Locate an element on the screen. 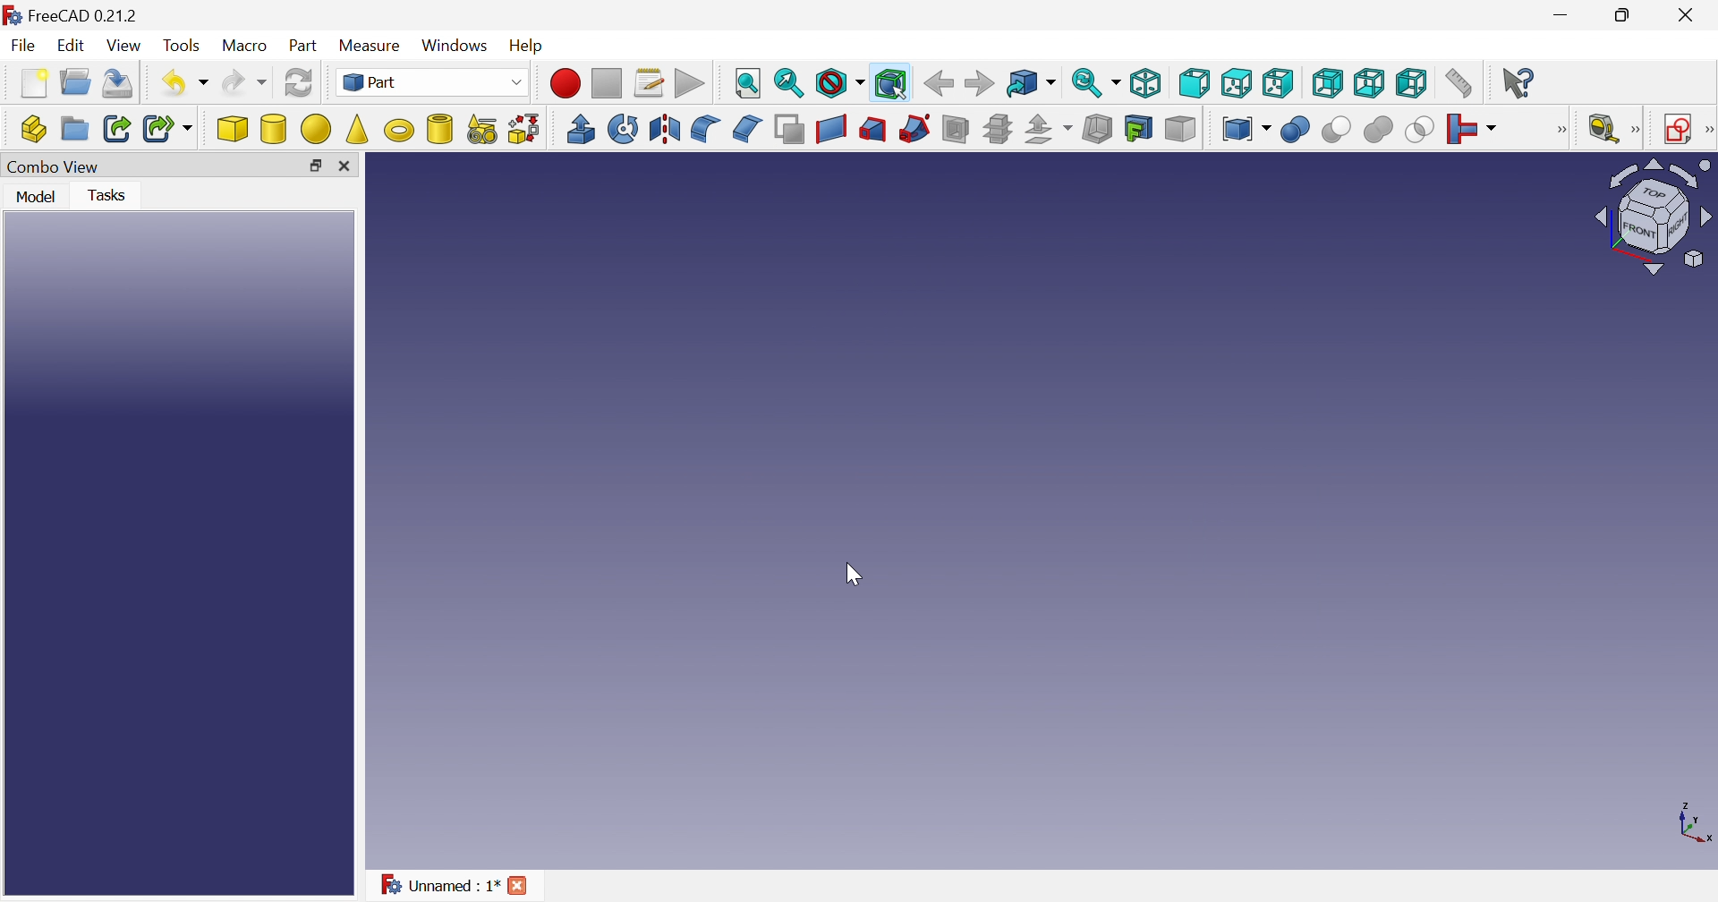 The image size is (1718, 902). Left is located at coordinates (1413, 84).